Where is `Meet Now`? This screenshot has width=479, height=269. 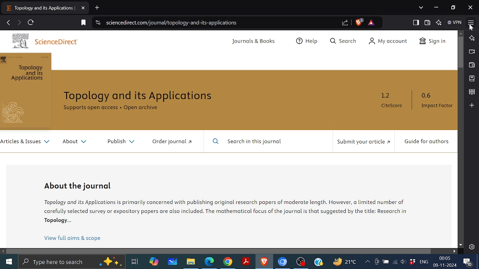
Meet Now is located at coordinates (376, 261).